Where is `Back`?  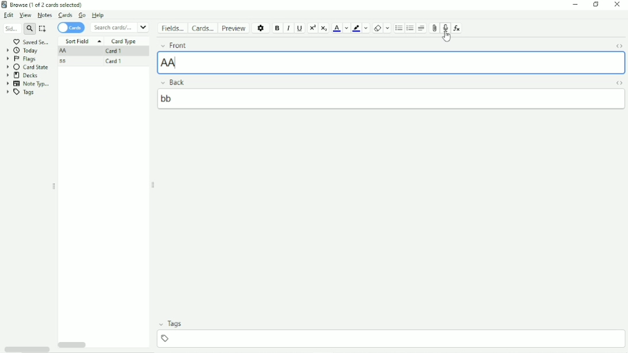 Back is located at coordinates (176, 82).